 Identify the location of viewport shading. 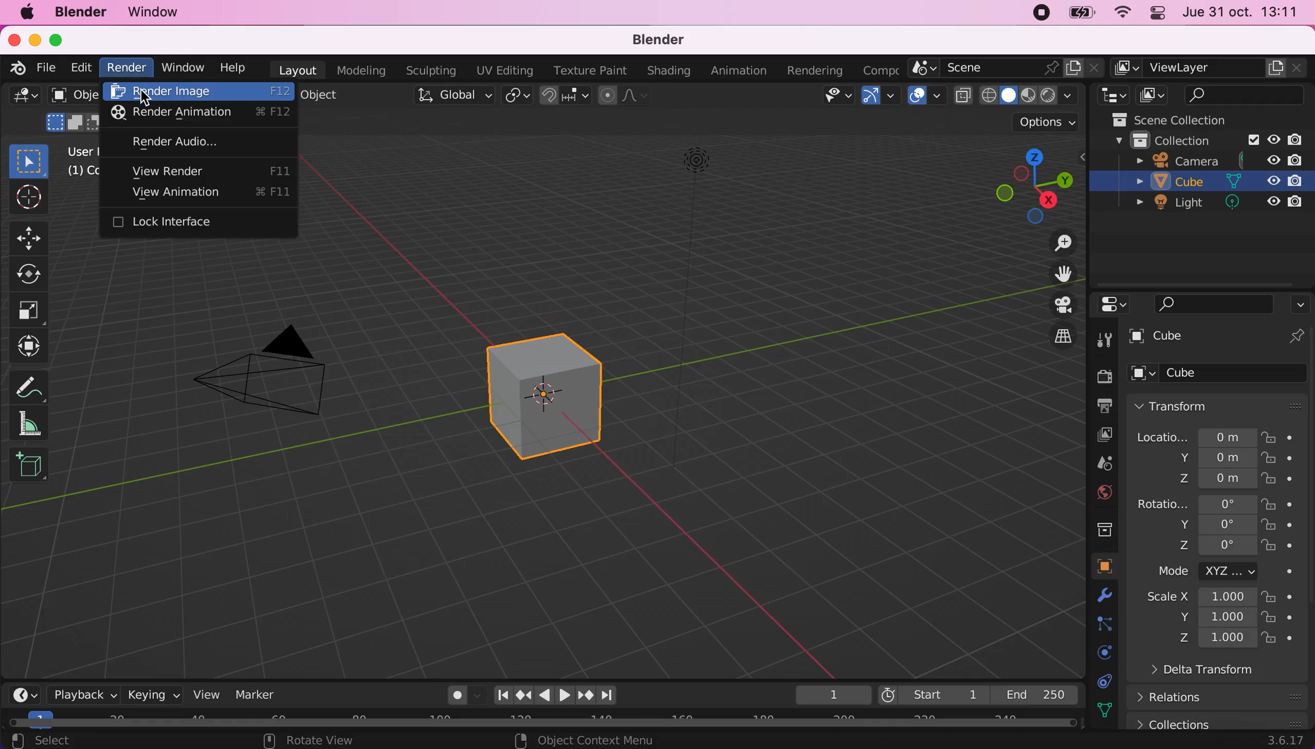
(1016, 96).